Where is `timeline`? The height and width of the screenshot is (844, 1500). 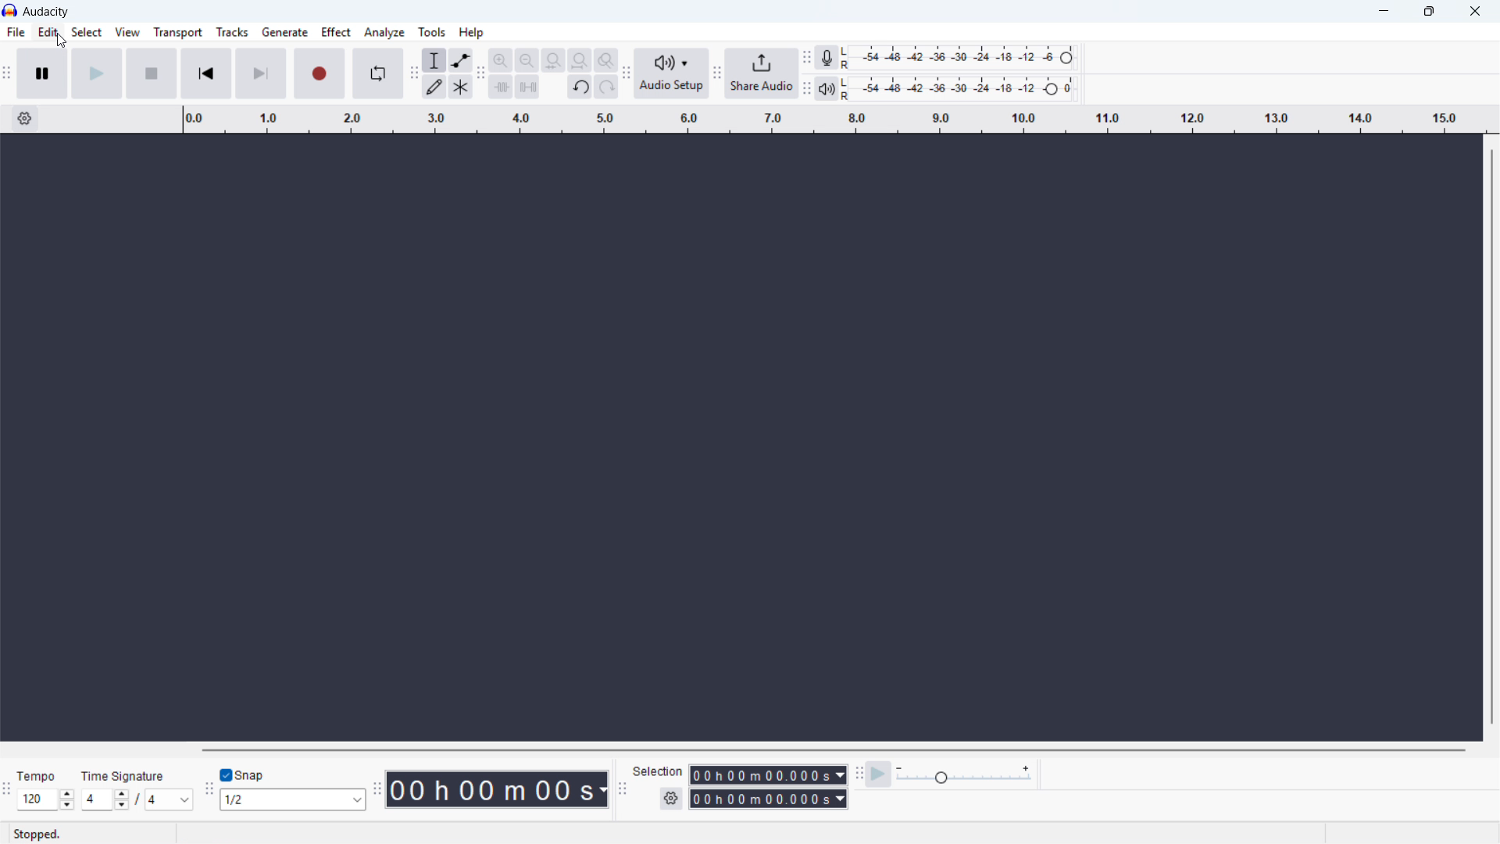 timeline is located at coordinates (833, 120).